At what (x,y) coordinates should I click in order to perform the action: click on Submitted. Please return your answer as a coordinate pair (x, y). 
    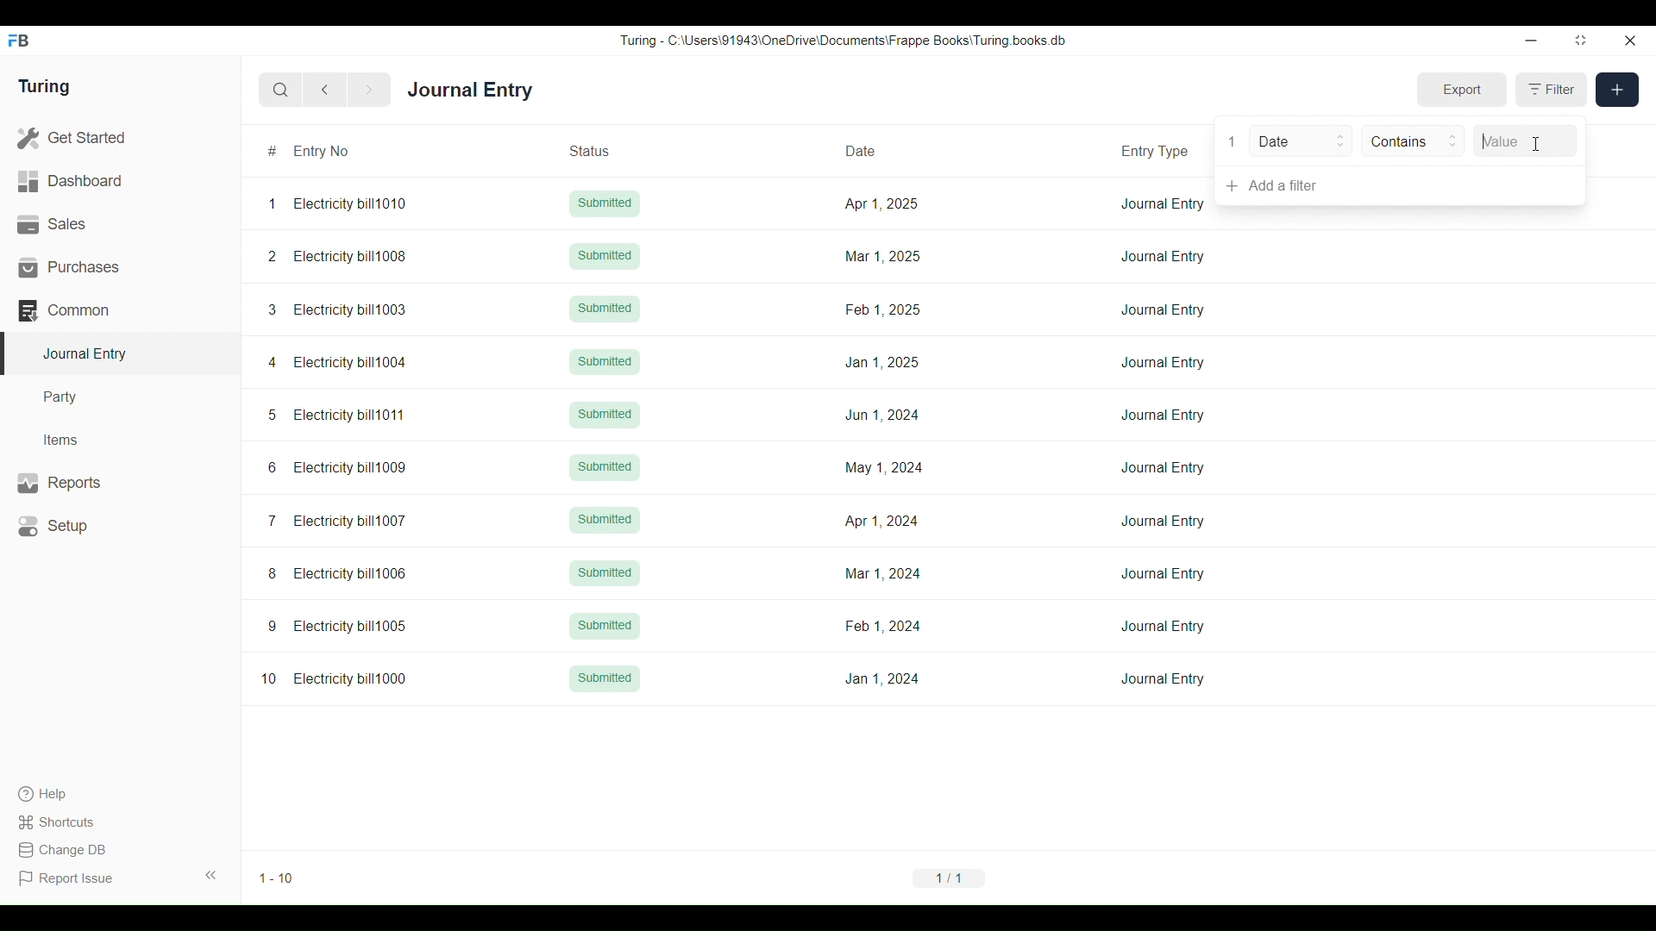
    Looking at the image, I should click on (605, 625).